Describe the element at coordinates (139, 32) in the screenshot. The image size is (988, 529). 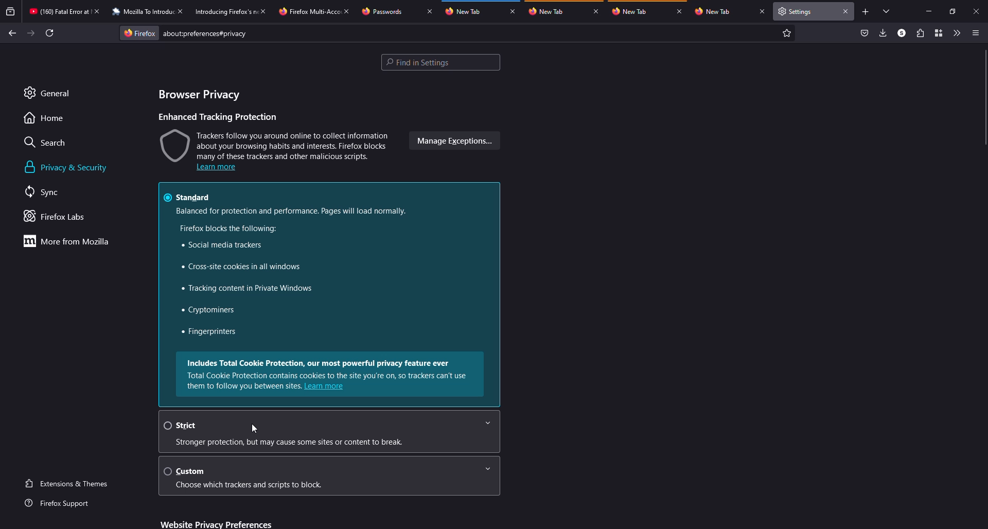
I see `firefox` at that location.